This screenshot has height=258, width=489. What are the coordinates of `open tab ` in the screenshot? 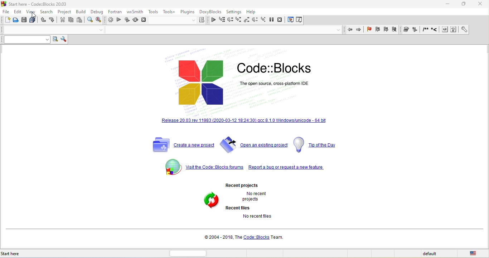 It's located at (222, 31).